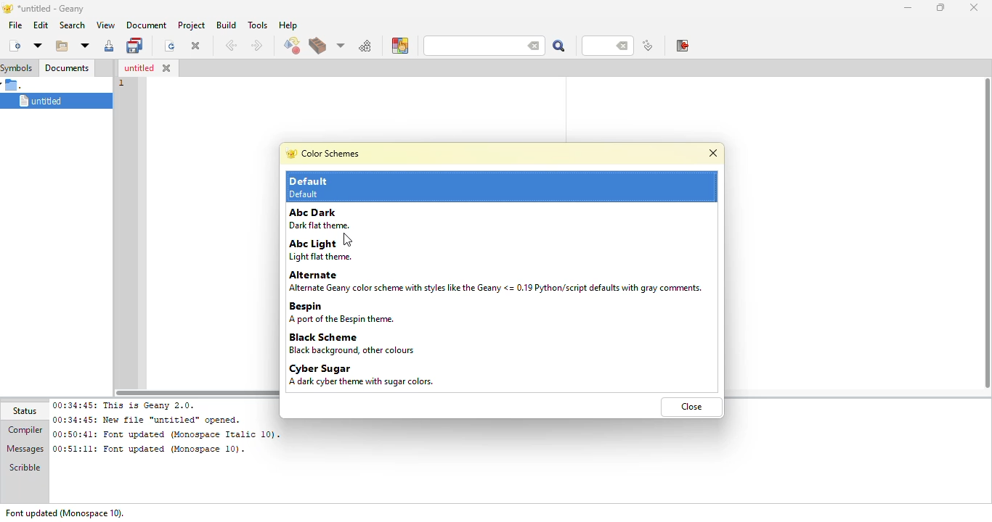 Image resolution: width=992 pixels, height=522 pixels. Describe the element at coordinates (624, 46) in the screenshot. I see `back space` at that location.